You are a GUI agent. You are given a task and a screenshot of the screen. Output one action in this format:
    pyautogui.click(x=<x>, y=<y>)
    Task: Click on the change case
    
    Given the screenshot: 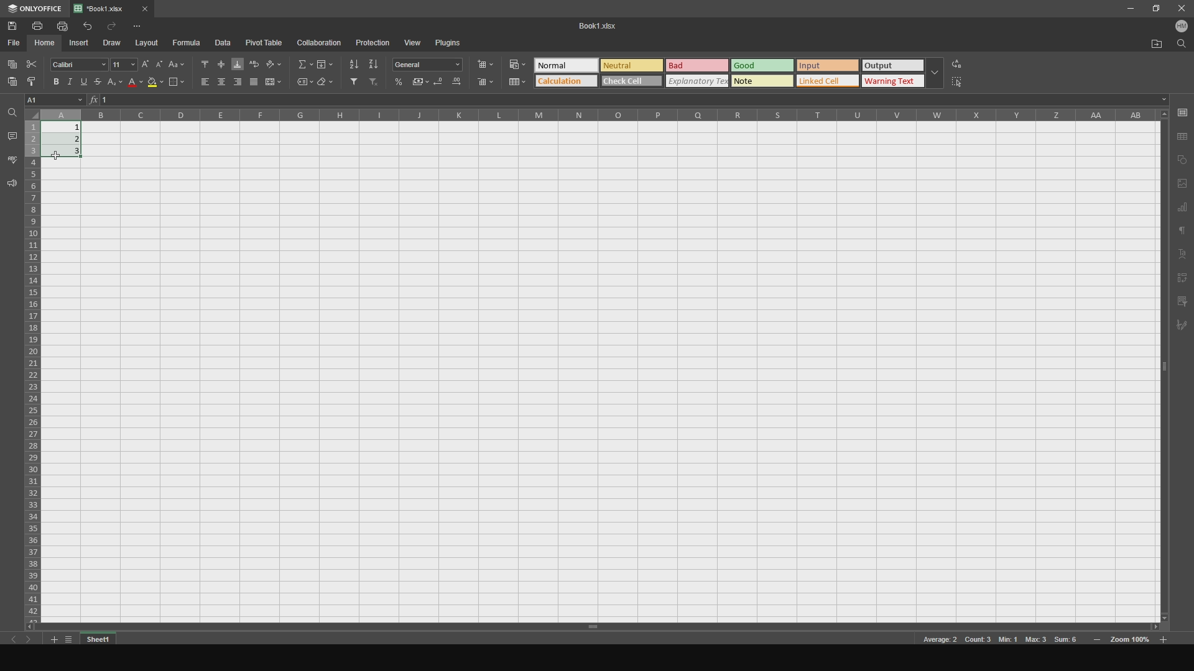 What is the action you would take?
    pyautogui.click(x=178, y=63)
    